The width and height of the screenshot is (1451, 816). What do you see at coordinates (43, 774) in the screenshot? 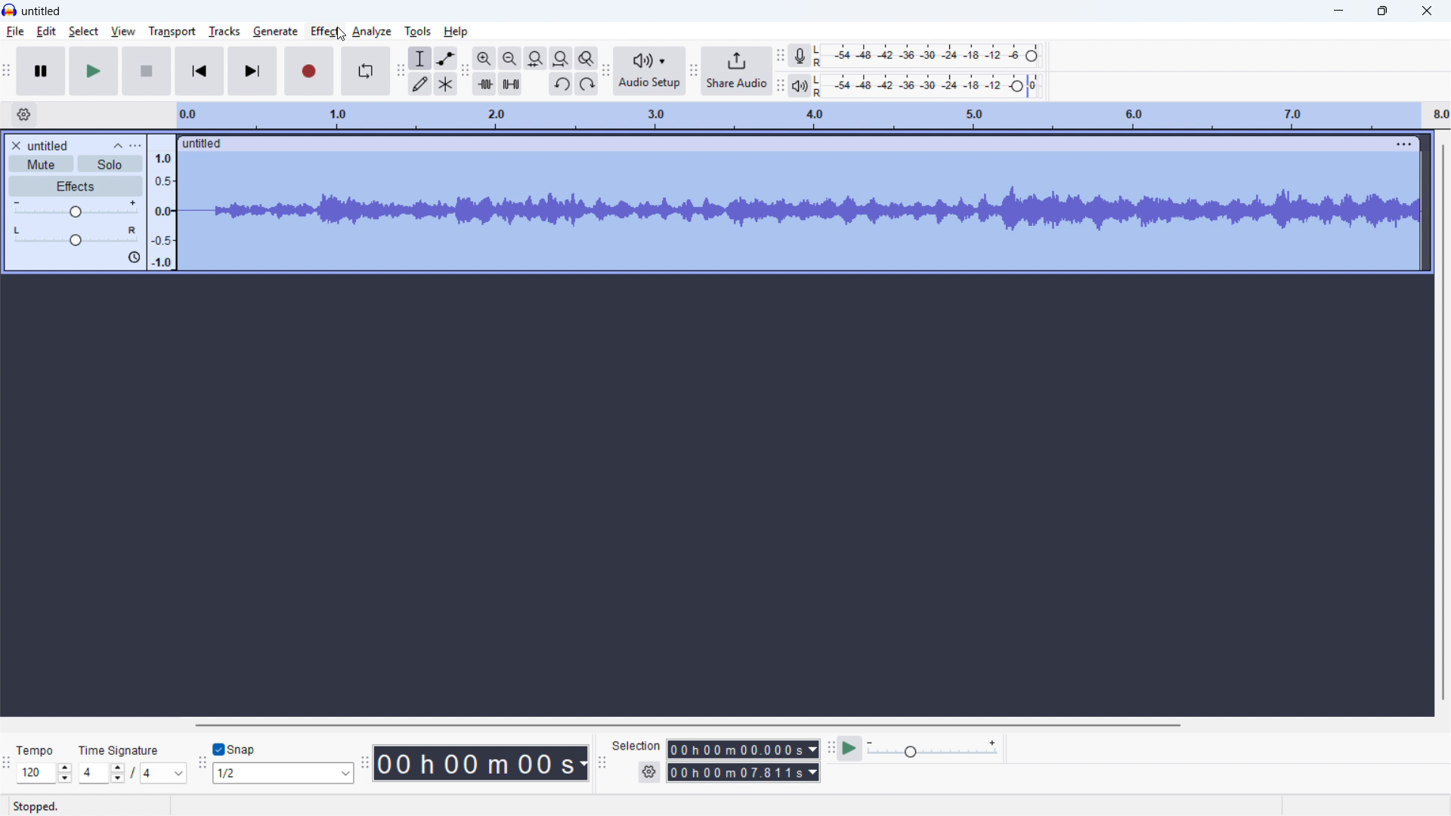
I see `Set tempo ` at bounding box center [43, 774].